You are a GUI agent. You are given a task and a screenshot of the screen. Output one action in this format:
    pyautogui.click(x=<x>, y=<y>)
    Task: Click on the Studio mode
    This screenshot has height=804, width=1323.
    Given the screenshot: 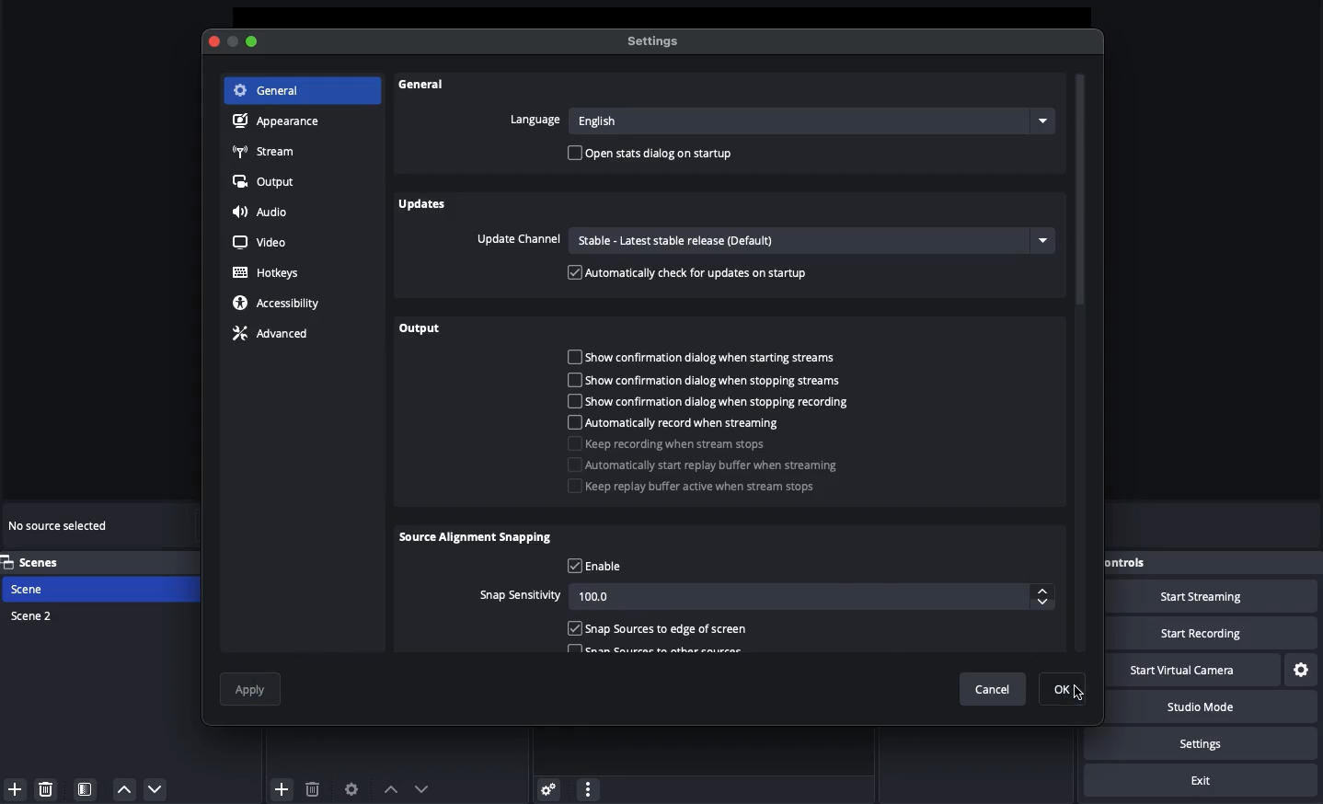 What is the action you would take?
    pyautogui.click(x=1214, y=709)
    